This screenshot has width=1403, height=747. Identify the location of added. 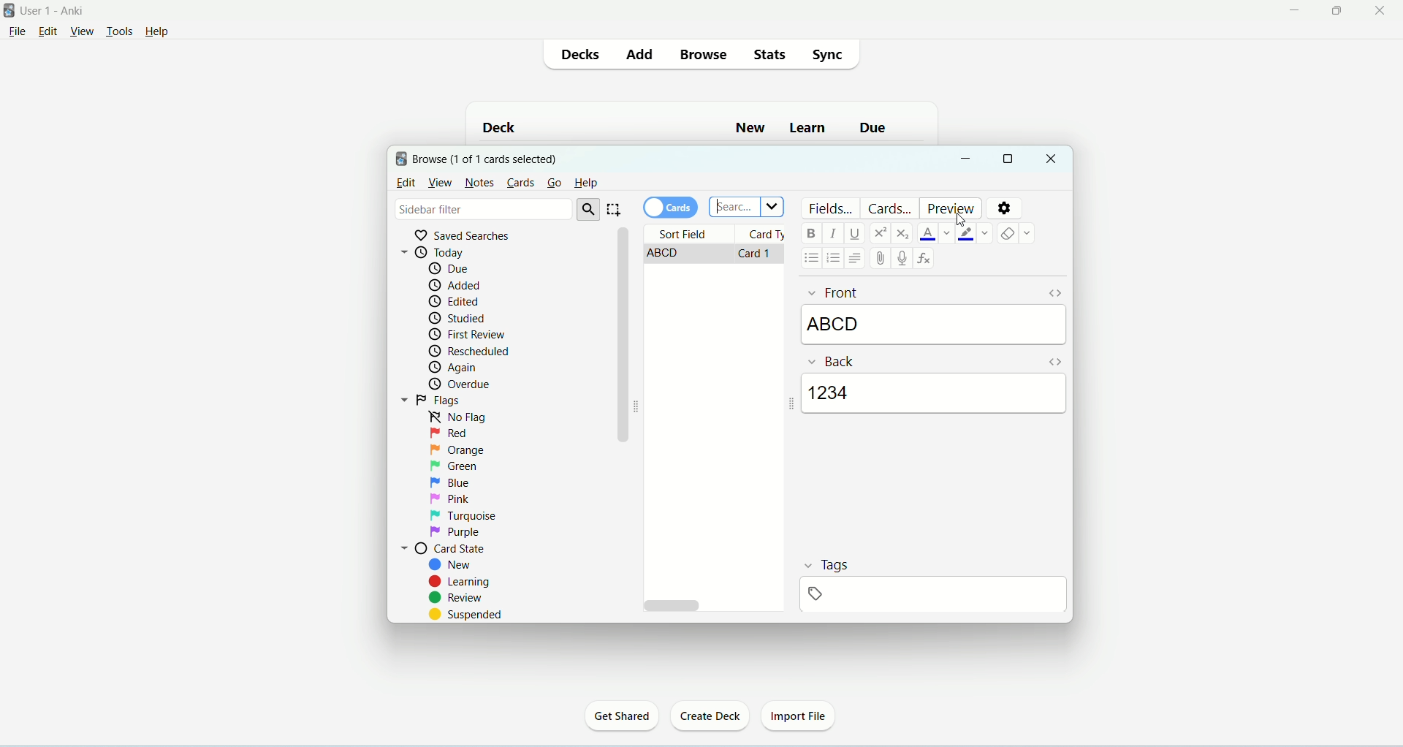
(457, 284).